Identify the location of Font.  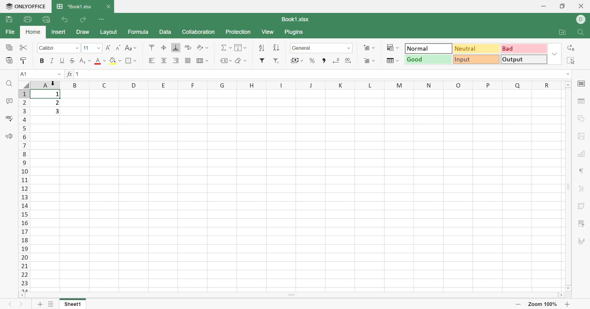
(100, 61).